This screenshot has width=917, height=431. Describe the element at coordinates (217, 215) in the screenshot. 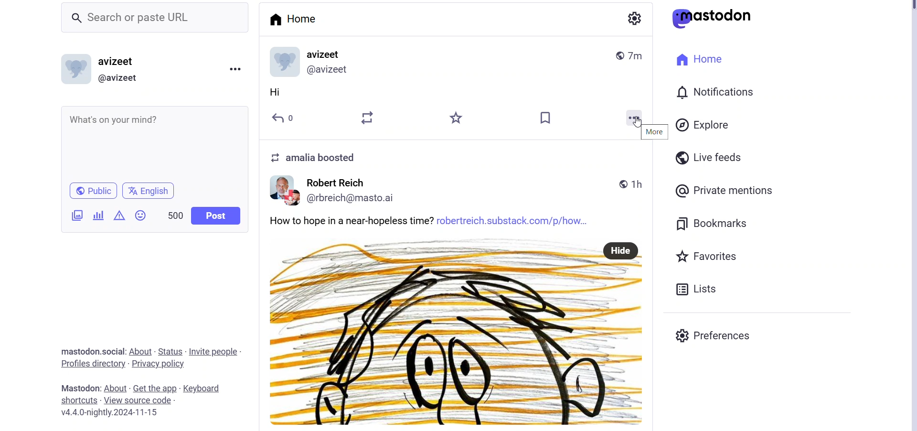

I see `Post` at that location.